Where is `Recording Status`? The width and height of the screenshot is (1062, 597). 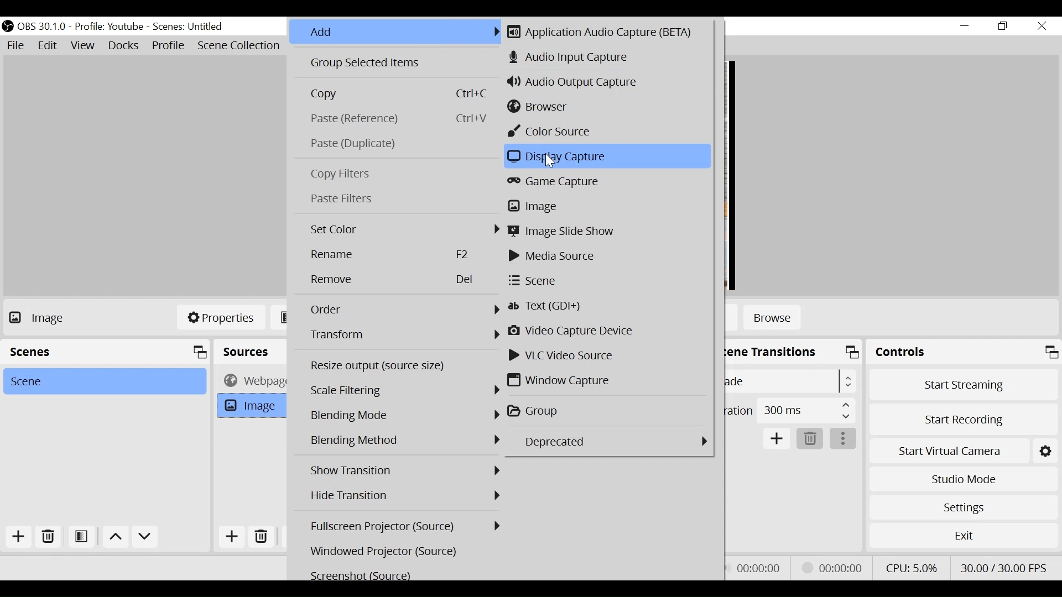
Recording Status is located at coordinates (835, 566).